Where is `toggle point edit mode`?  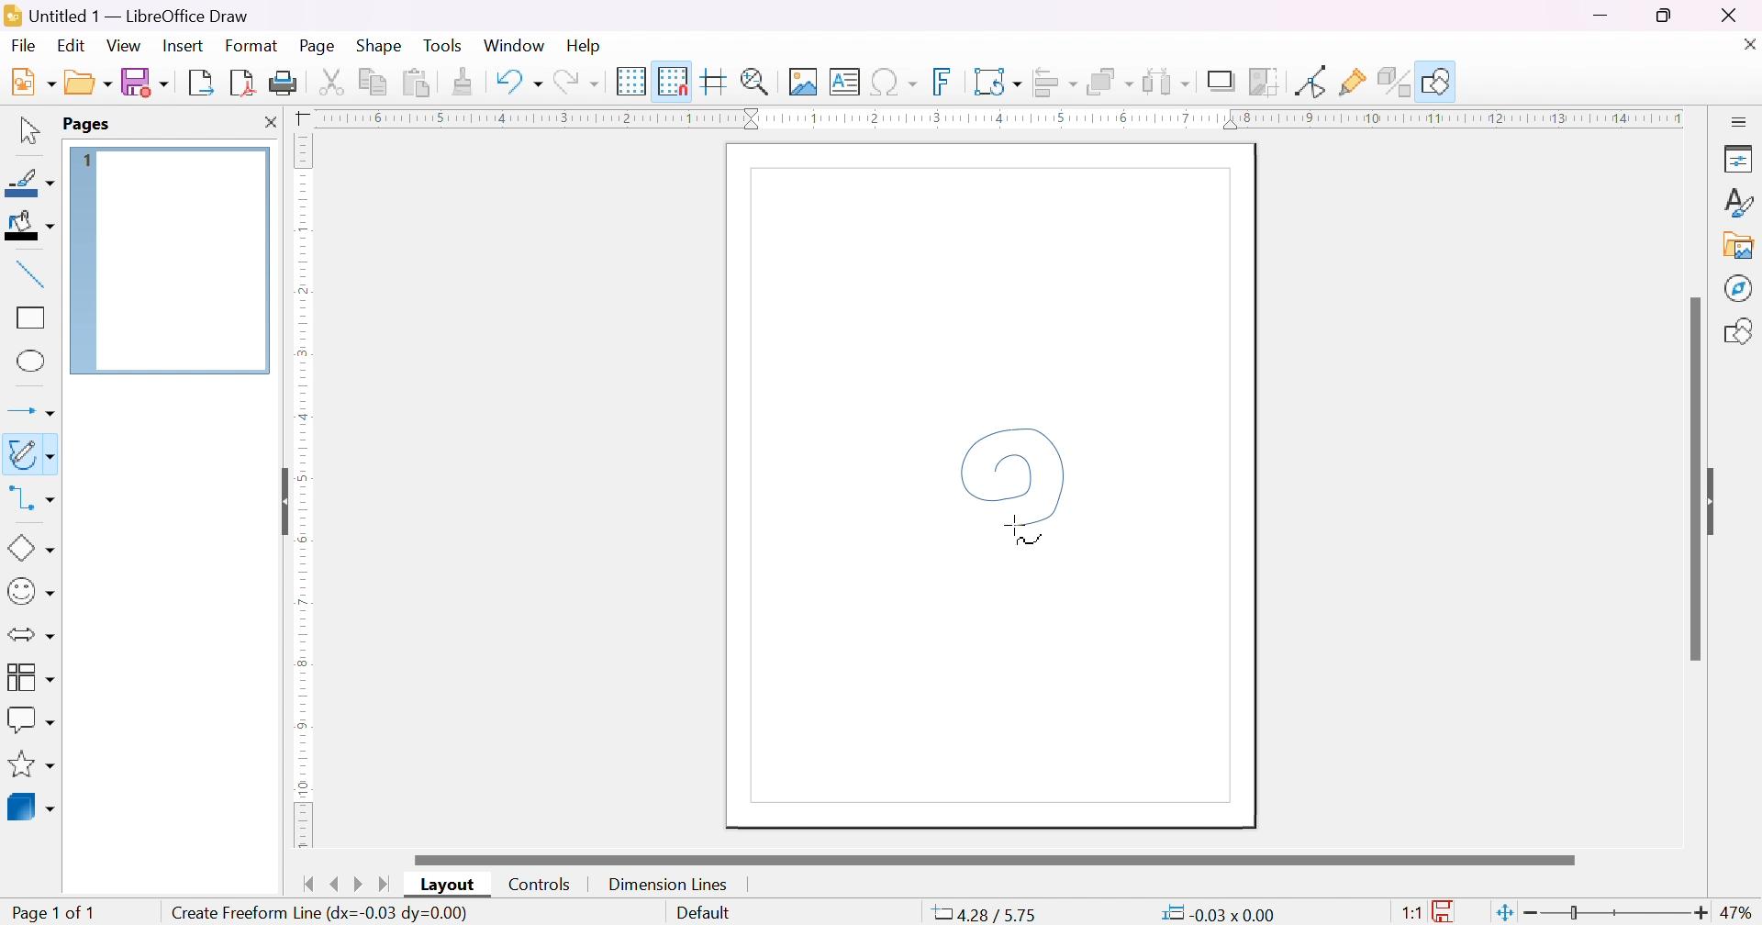 toggle point edit mode is located at coordinates (1314, 81).